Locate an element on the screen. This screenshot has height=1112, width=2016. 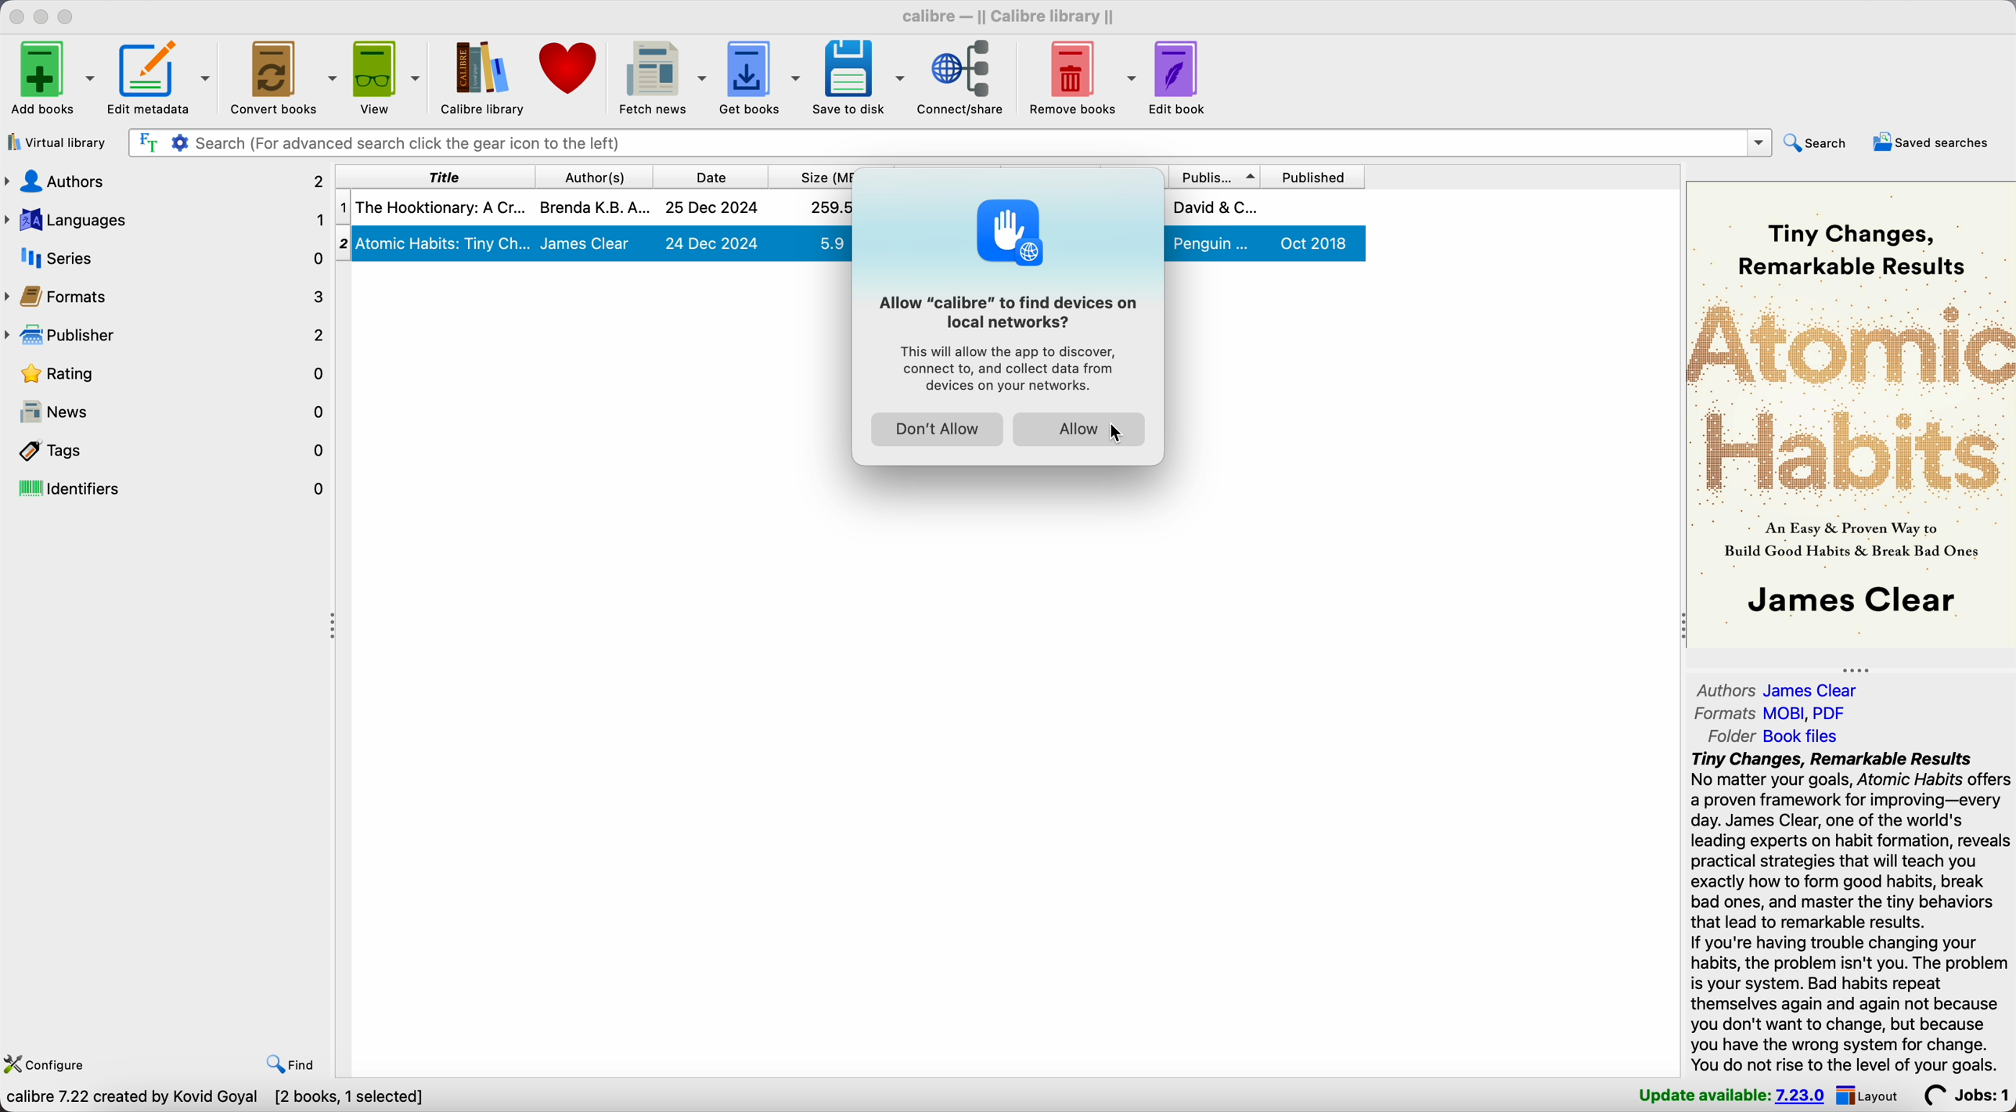
convert books is located at coordinates (285, 78).